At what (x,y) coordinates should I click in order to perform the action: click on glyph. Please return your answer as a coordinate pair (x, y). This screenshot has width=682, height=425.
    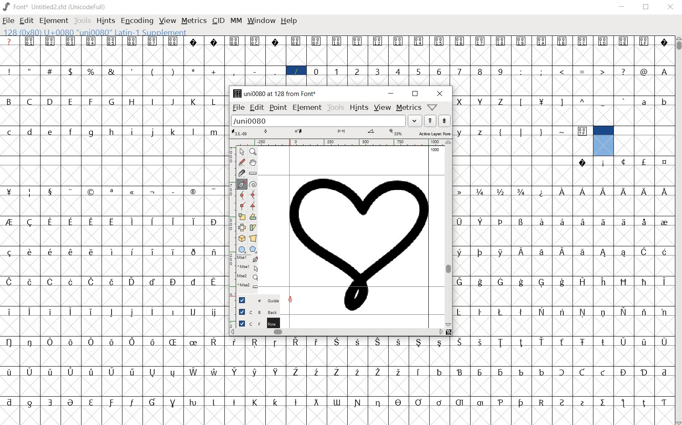
    Looking at the image, I should click on (645, 222).